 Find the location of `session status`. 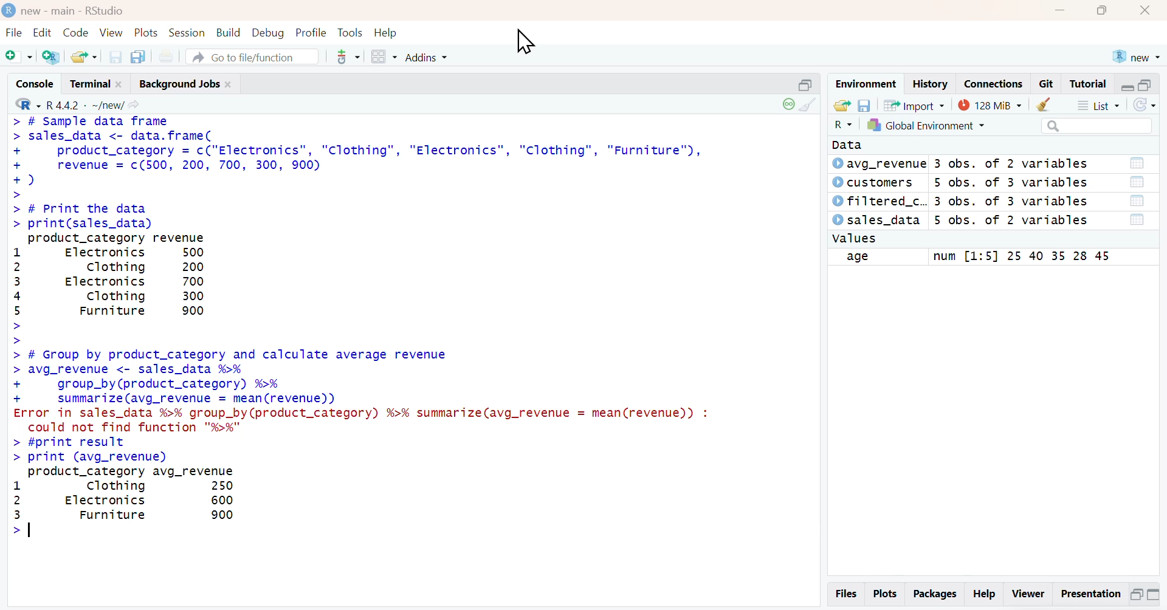

session status is located at coordinates (787, 105).